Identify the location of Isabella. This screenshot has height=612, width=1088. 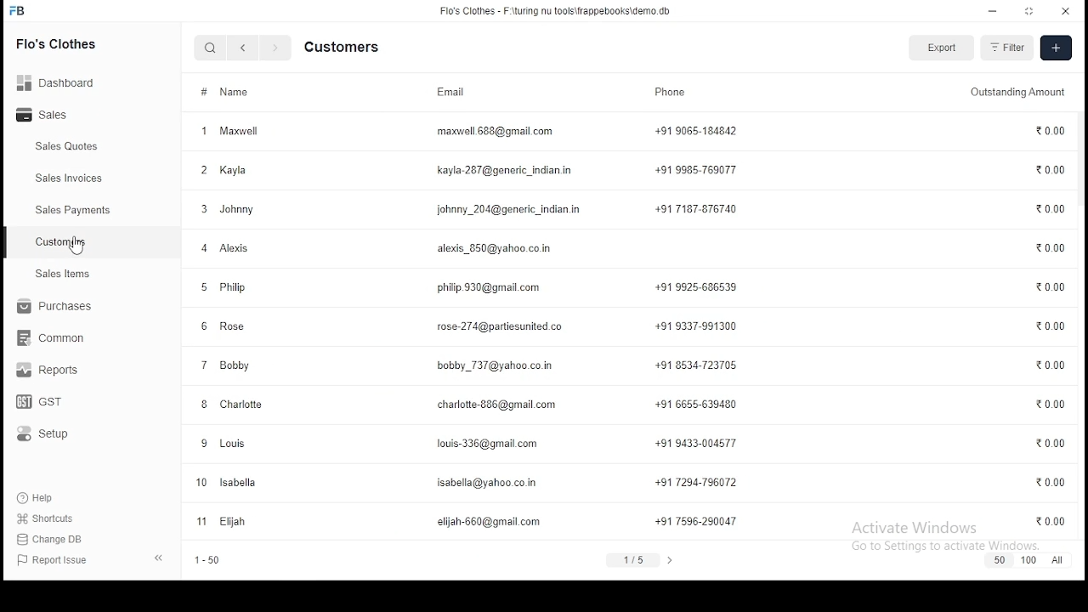
(238, 483).